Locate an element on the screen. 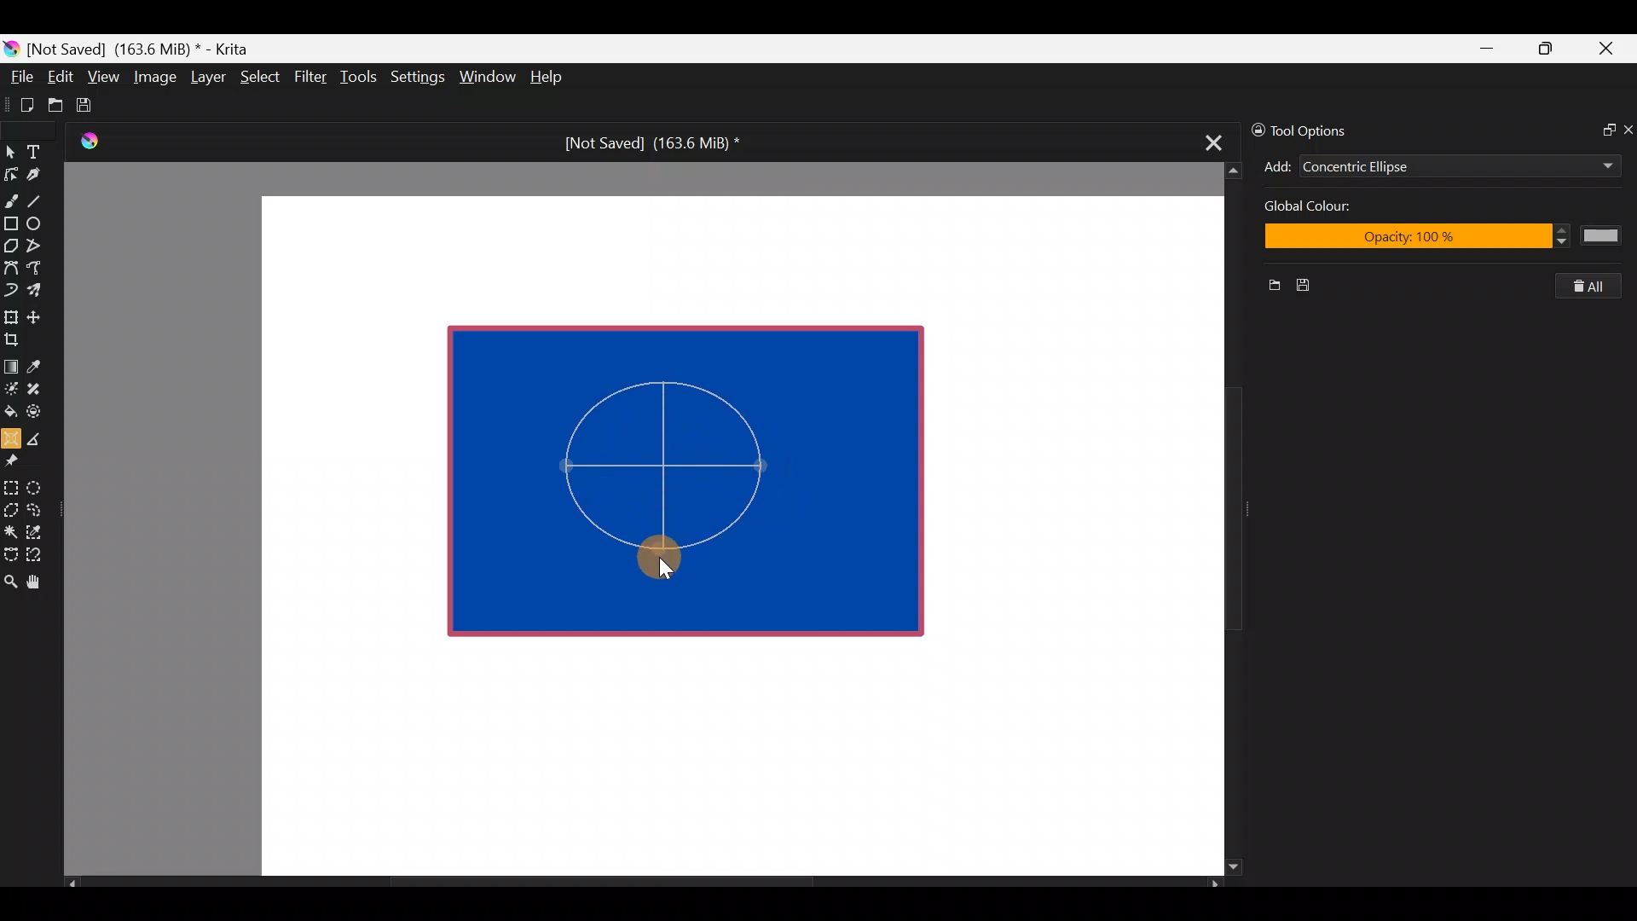 The height and width of the screenshot is (921, 1637). Freehand path tool is located at coordinates (43, 269).